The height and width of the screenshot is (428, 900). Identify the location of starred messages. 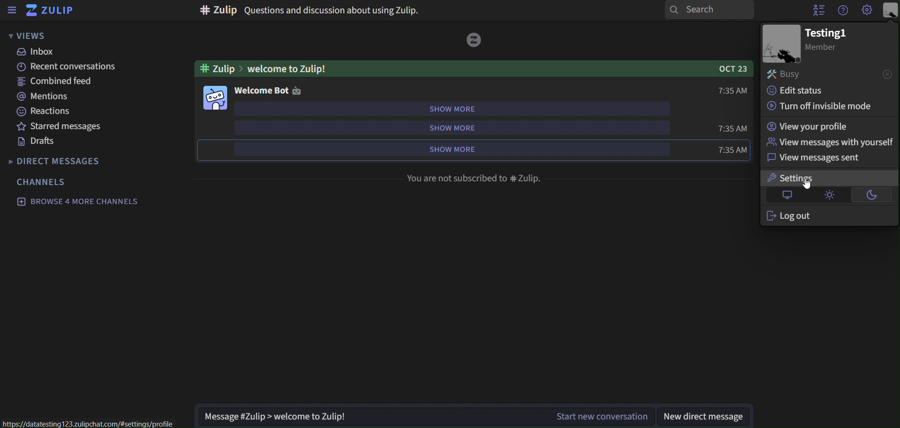
(59, 127).